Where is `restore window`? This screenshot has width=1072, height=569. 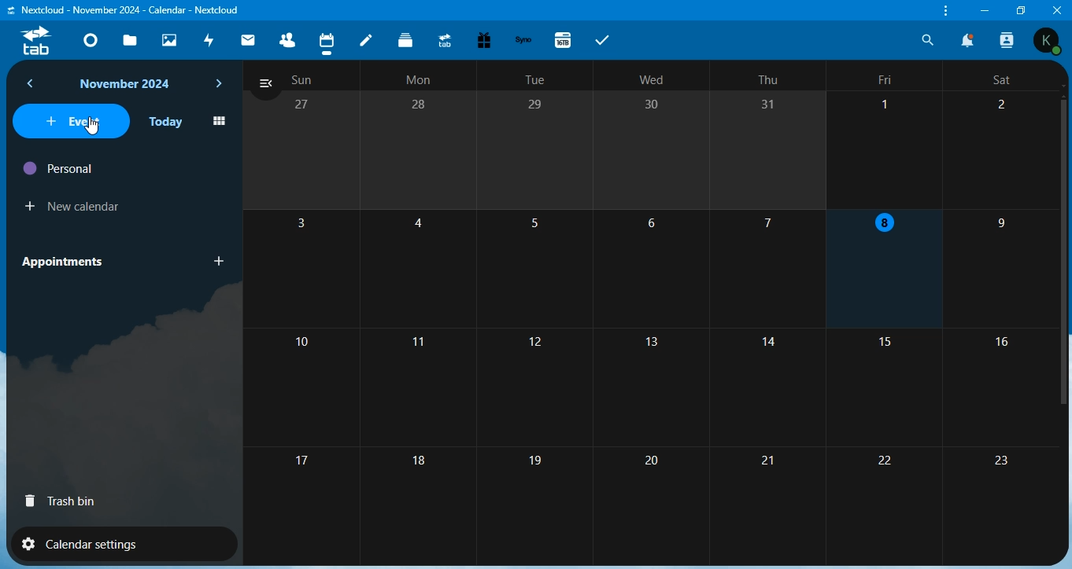 restore window is located at coordinates (1022, 9).